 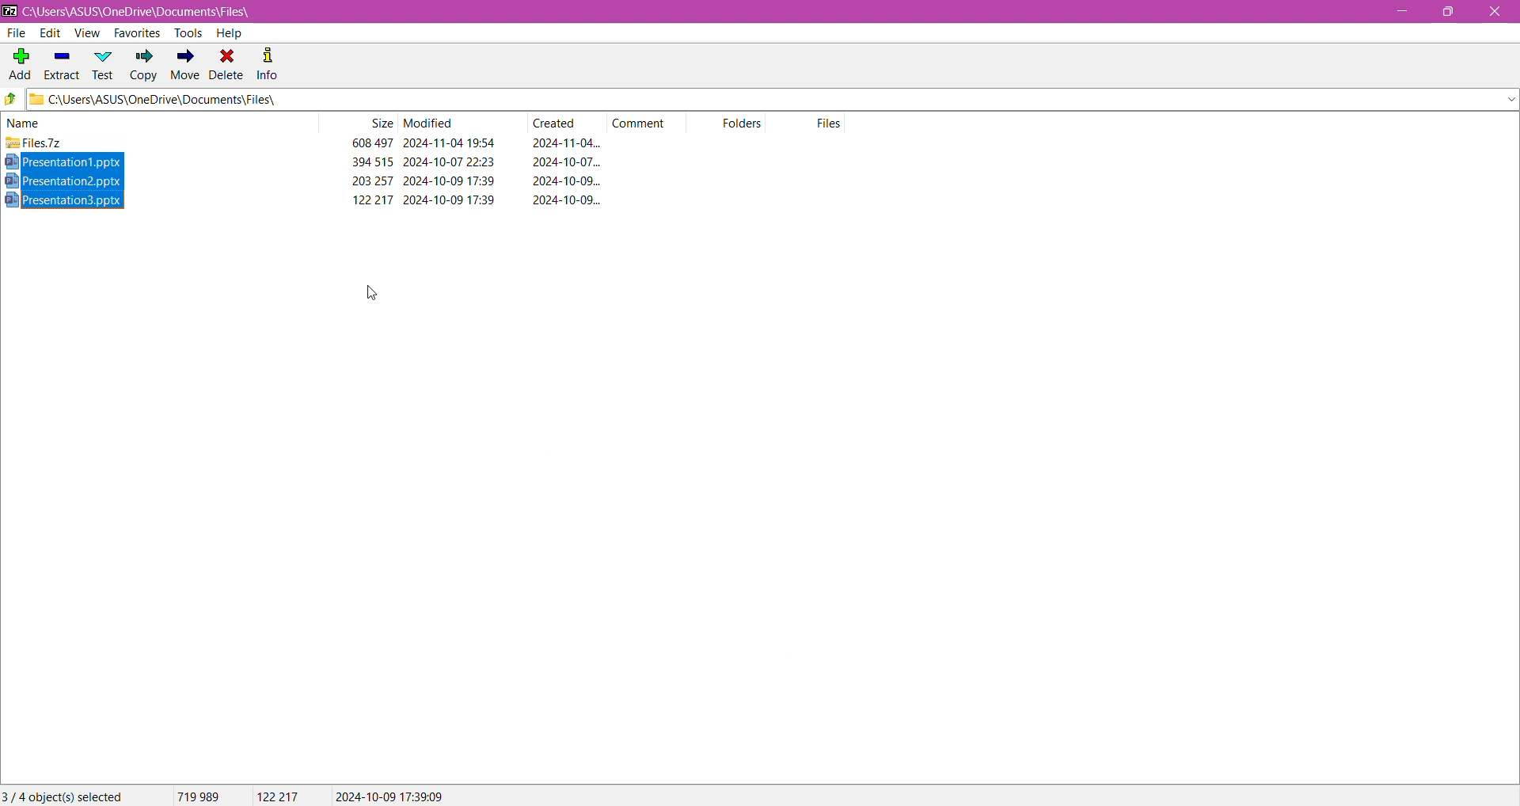 I want to click on Name, so click(x=39, y=123).